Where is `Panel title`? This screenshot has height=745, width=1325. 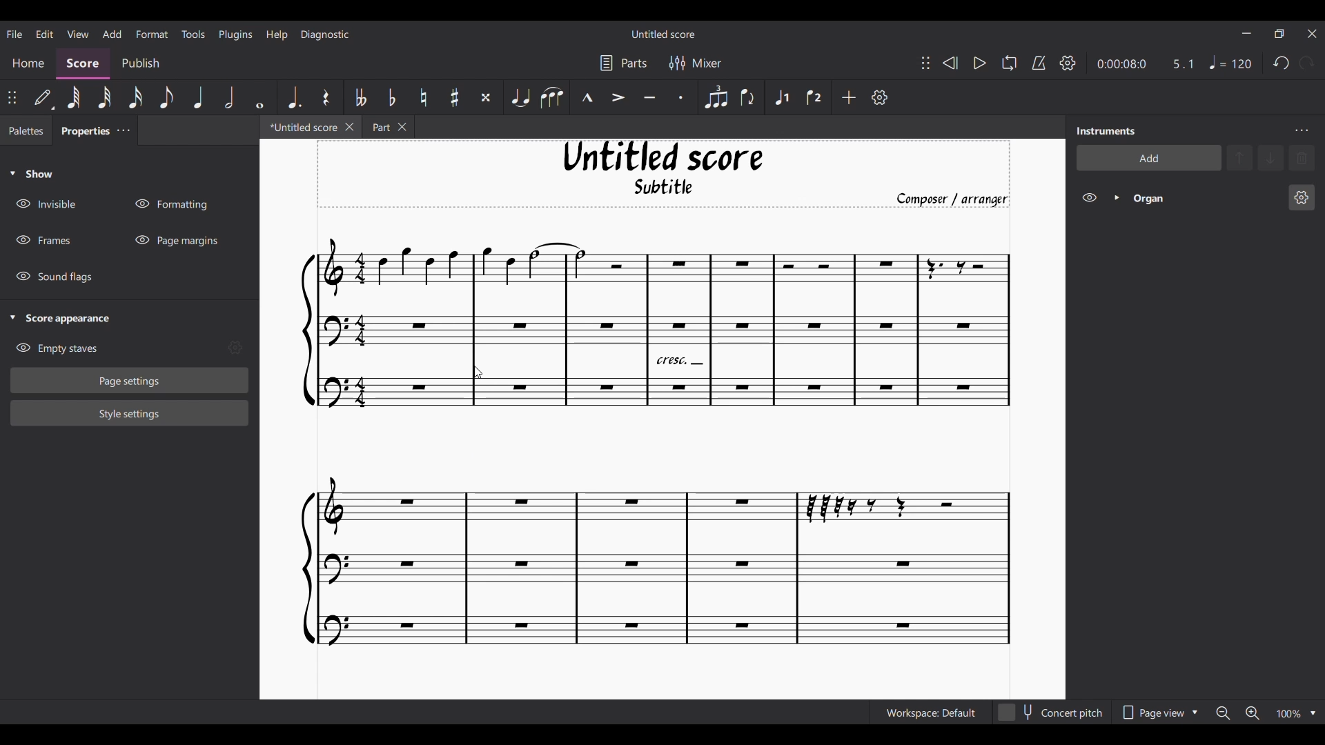 Panel title is located at coordinates (1106, 130).